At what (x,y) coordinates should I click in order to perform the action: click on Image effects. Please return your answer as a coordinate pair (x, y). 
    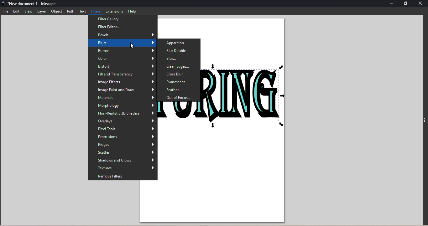
    Looking at the image, I should click on (123, 82).